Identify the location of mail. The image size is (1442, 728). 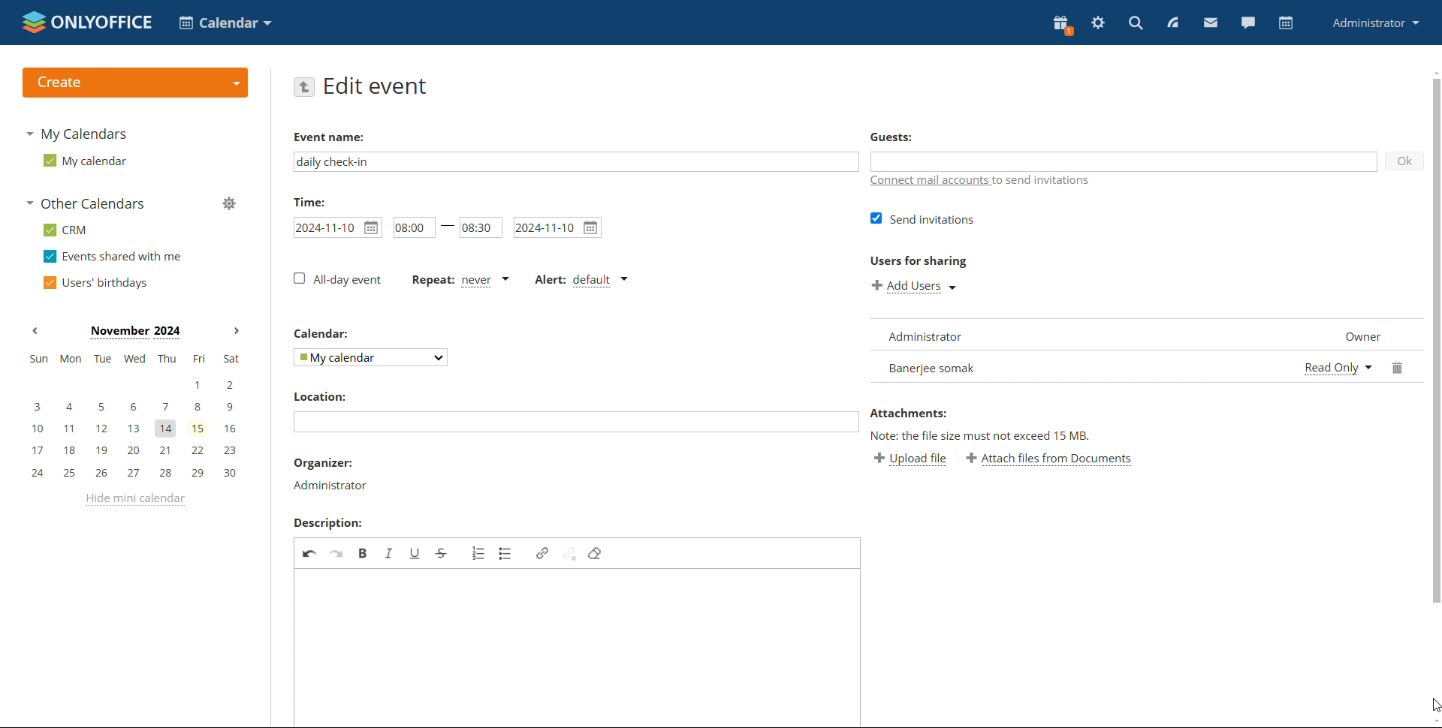
(1211, 22).